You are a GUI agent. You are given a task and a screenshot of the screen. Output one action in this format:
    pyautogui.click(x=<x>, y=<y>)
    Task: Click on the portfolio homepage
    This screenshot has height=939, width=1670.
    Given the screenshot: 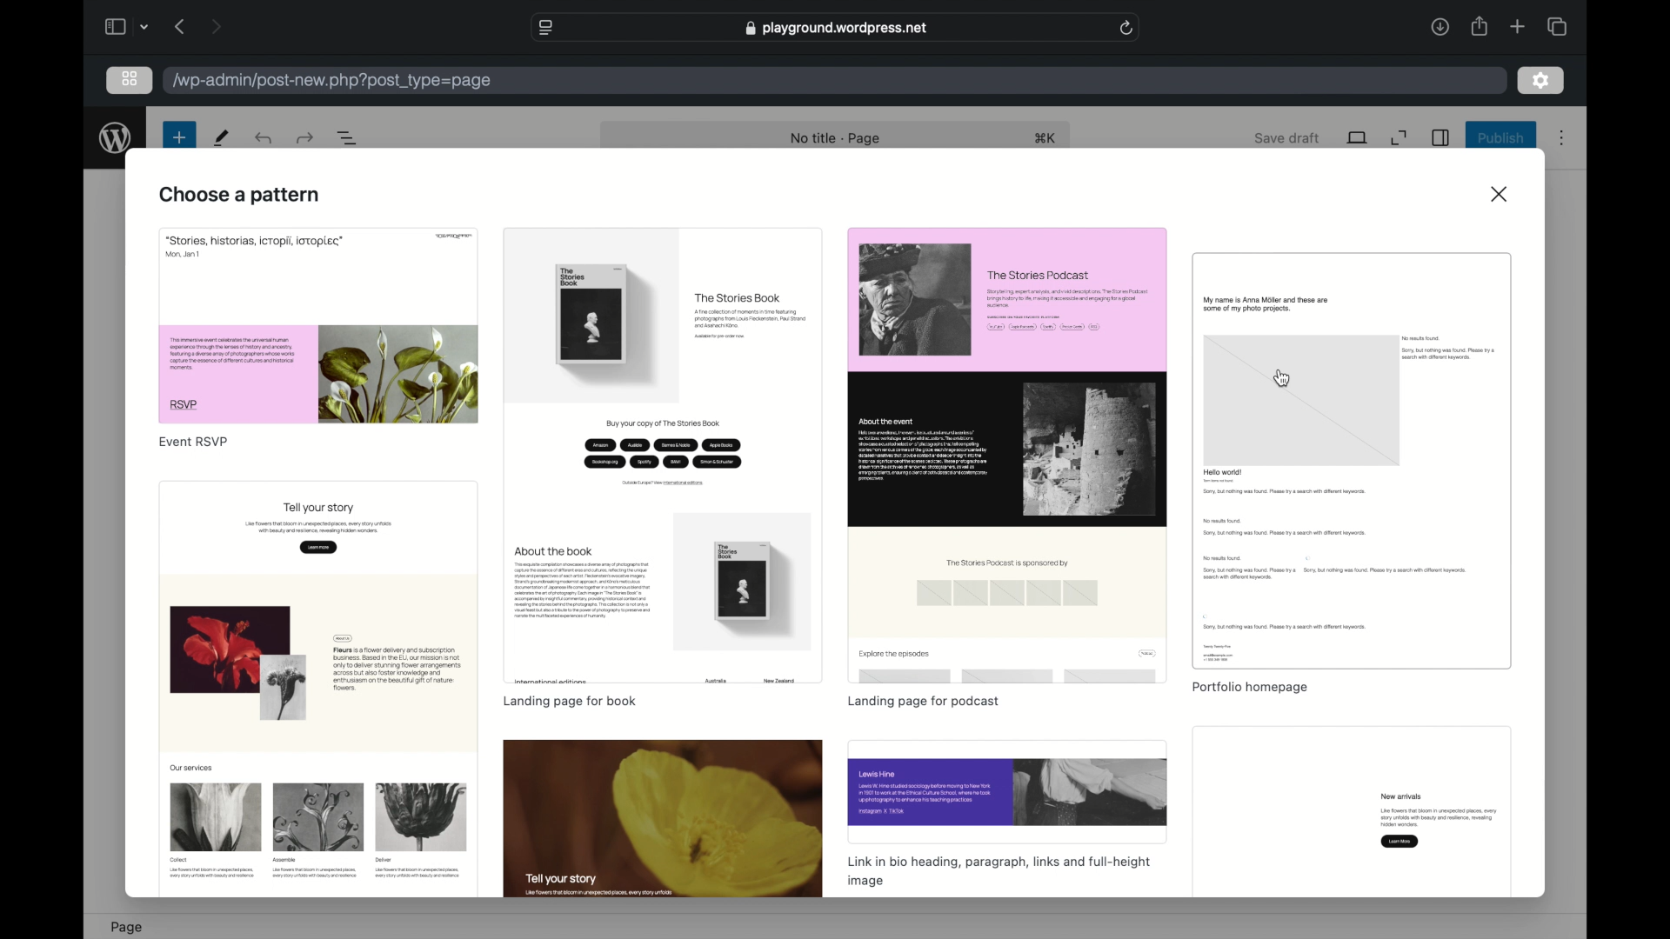 What is the action you would take?
    pyautogui.click(x=1249, y=688)
    